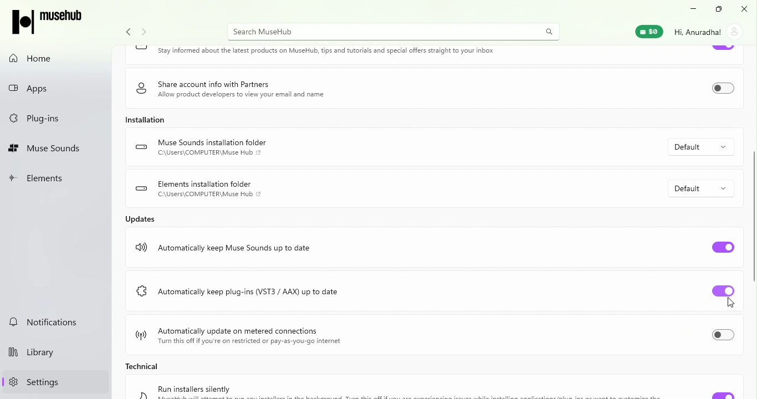  Describe the element at coordinates (723, 89) in the screenshot. I see `Toggle` at that location.